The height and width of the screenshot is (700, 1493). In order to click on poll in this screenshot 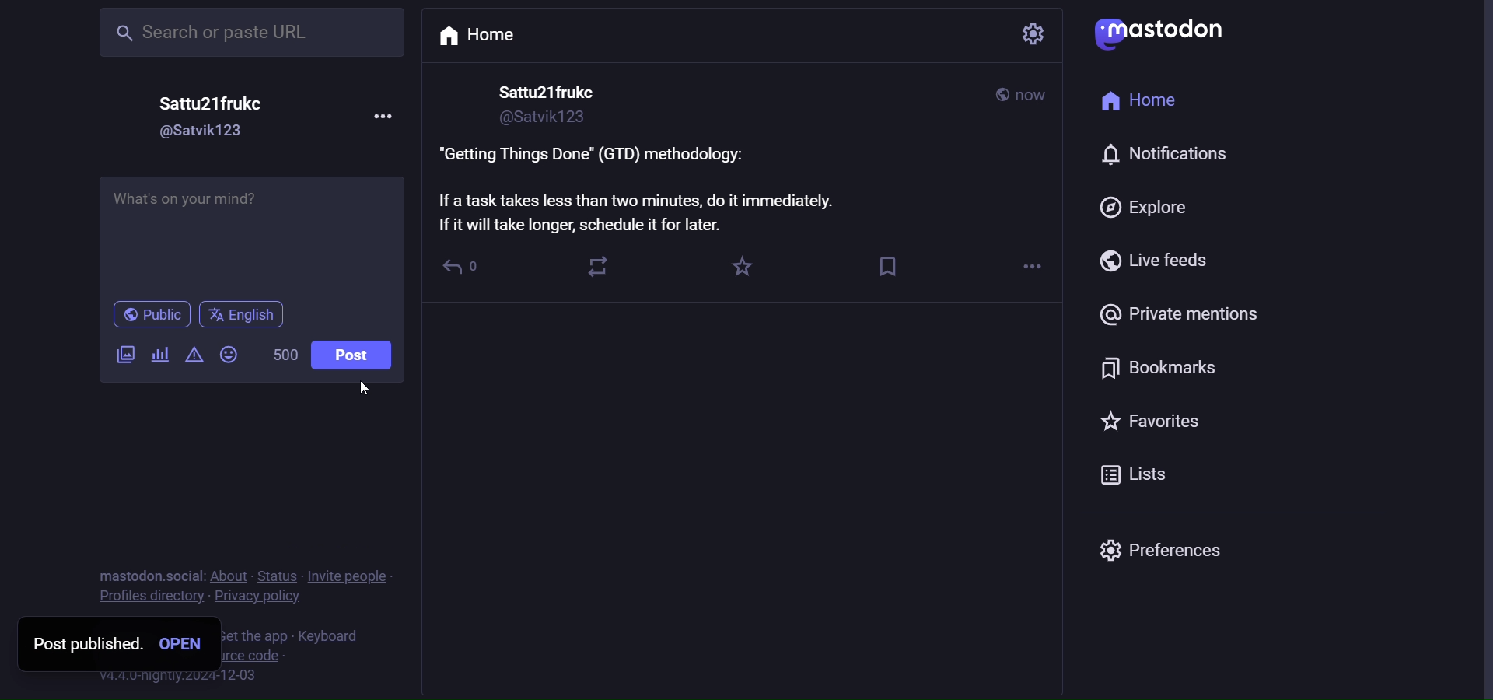, I will do `click(161, 356)`.